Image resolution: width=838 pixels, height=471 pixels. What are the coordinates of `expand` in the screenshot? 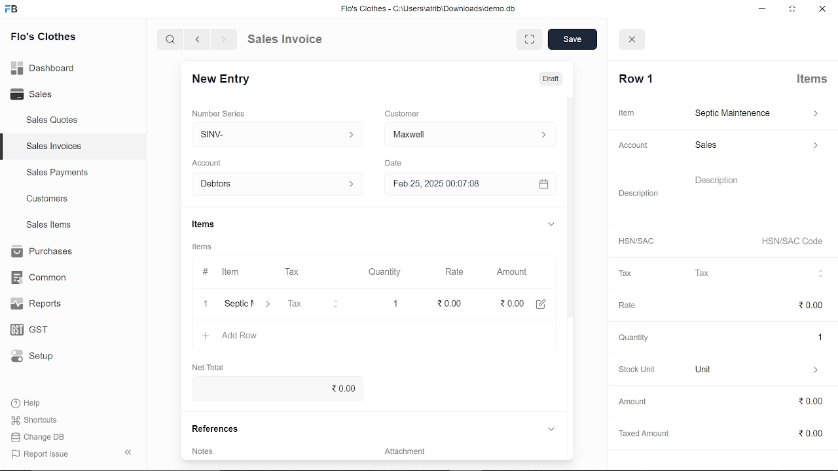 It's located at (527, 39).